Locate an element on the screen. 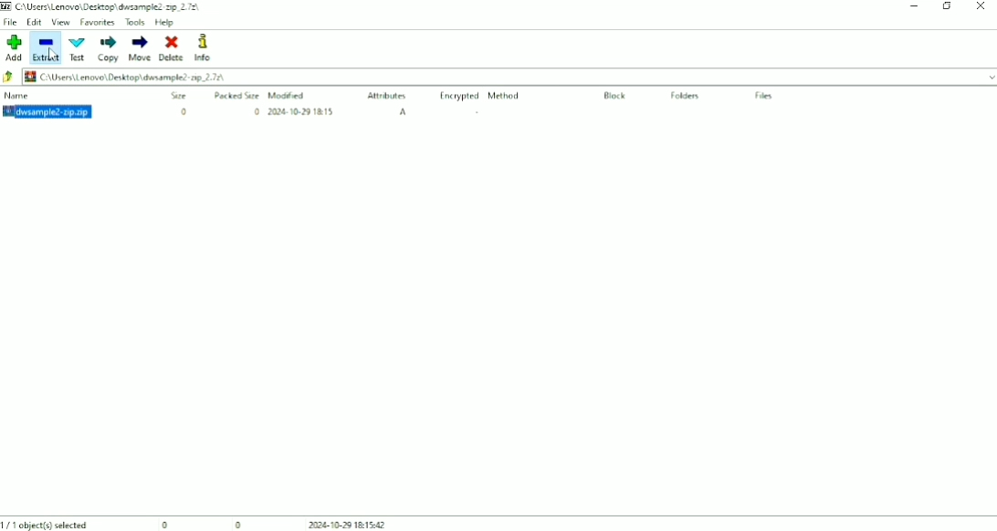  Attributes is located at coordinates (388, 97).